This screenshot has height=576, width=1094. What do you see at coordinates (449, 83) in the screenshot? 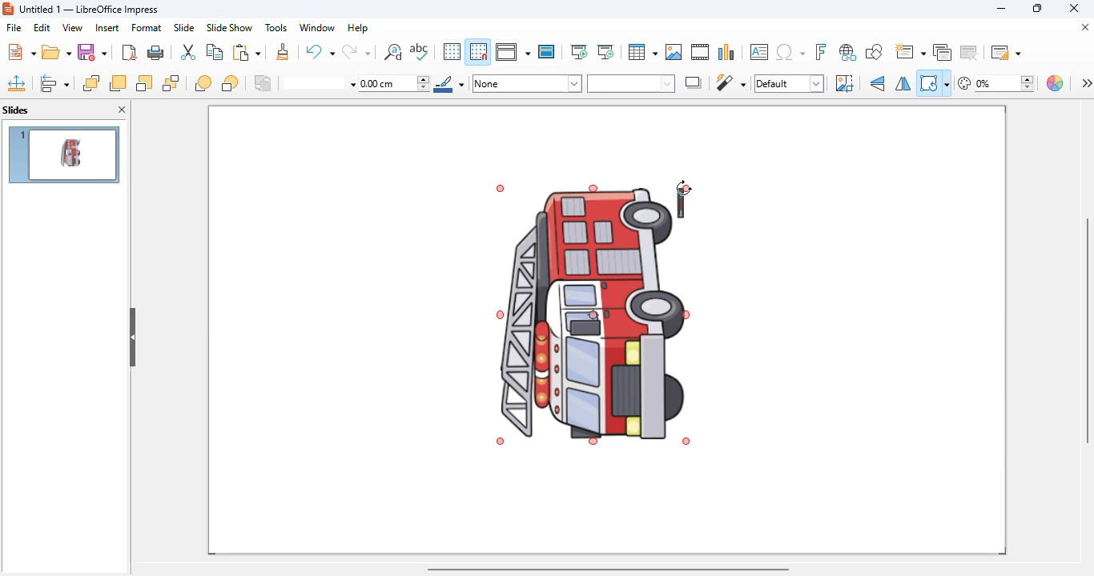
I see `line color` at bounding box center [449, 83].